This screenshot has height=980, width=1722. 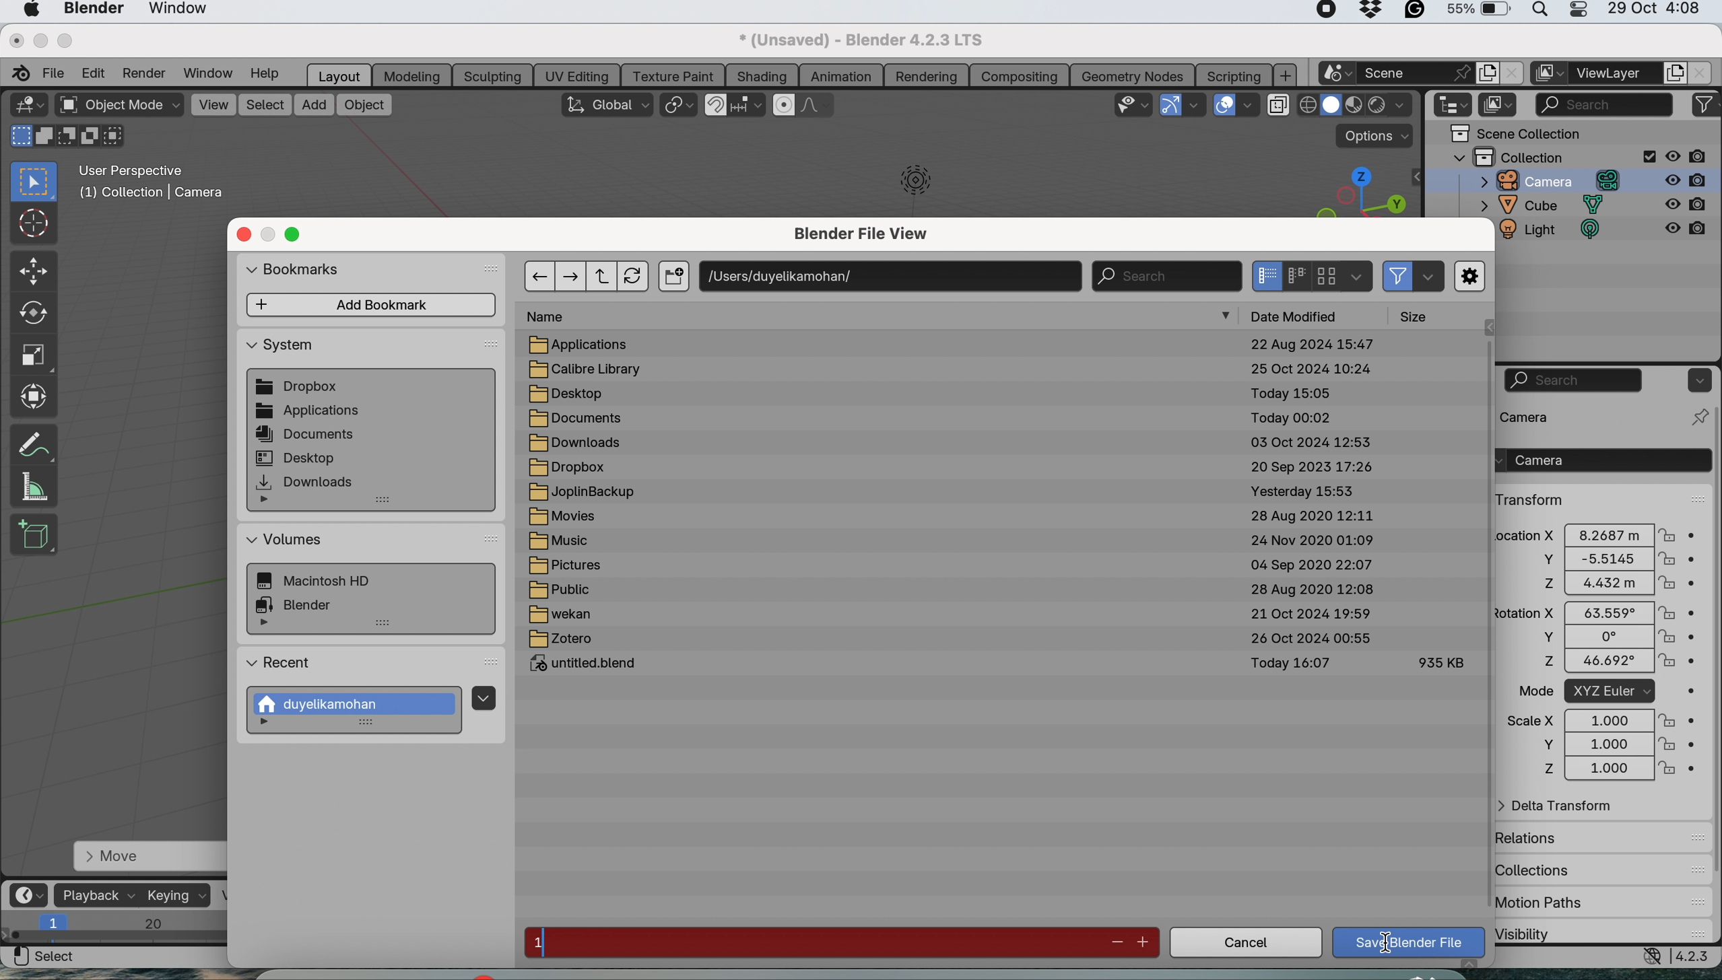 I want to click on keying, so click(x=176, y=895).